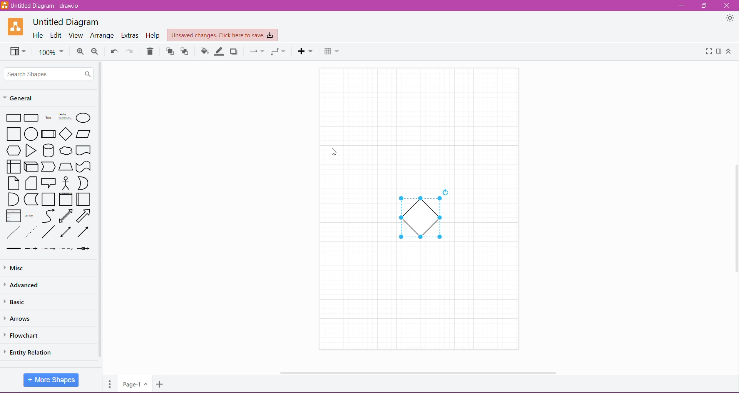 This screenshot has height=393, width=739. What do you see at coordinates (727, 5) in the screenshot?
I see `Close` at bounding box center [727, 5].